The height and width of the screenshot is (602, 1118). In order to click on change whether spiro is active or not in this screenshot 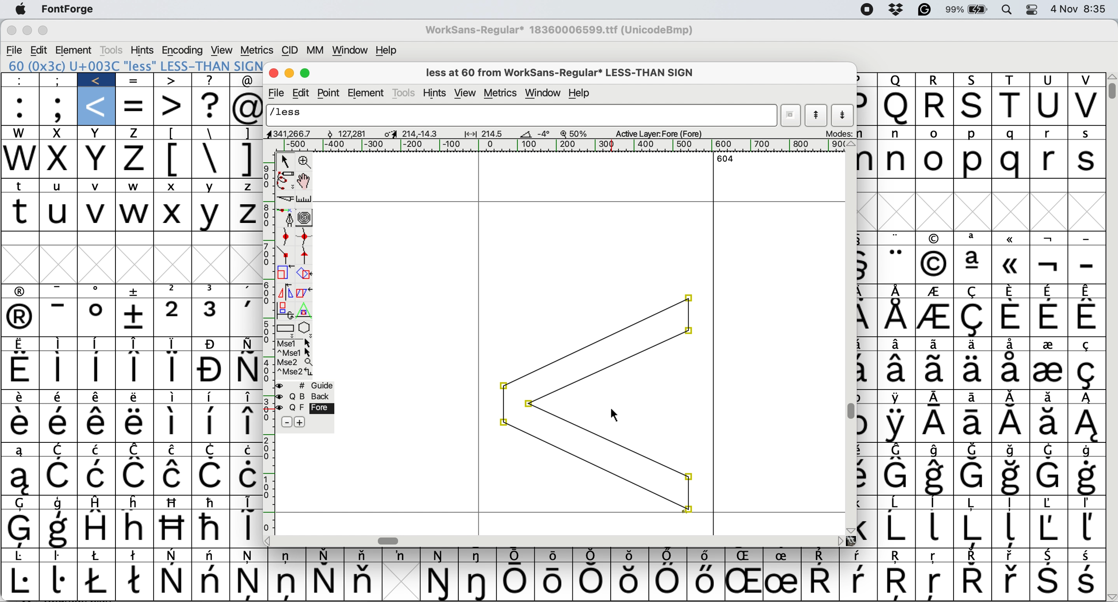, I will do `click(305, 218)`.